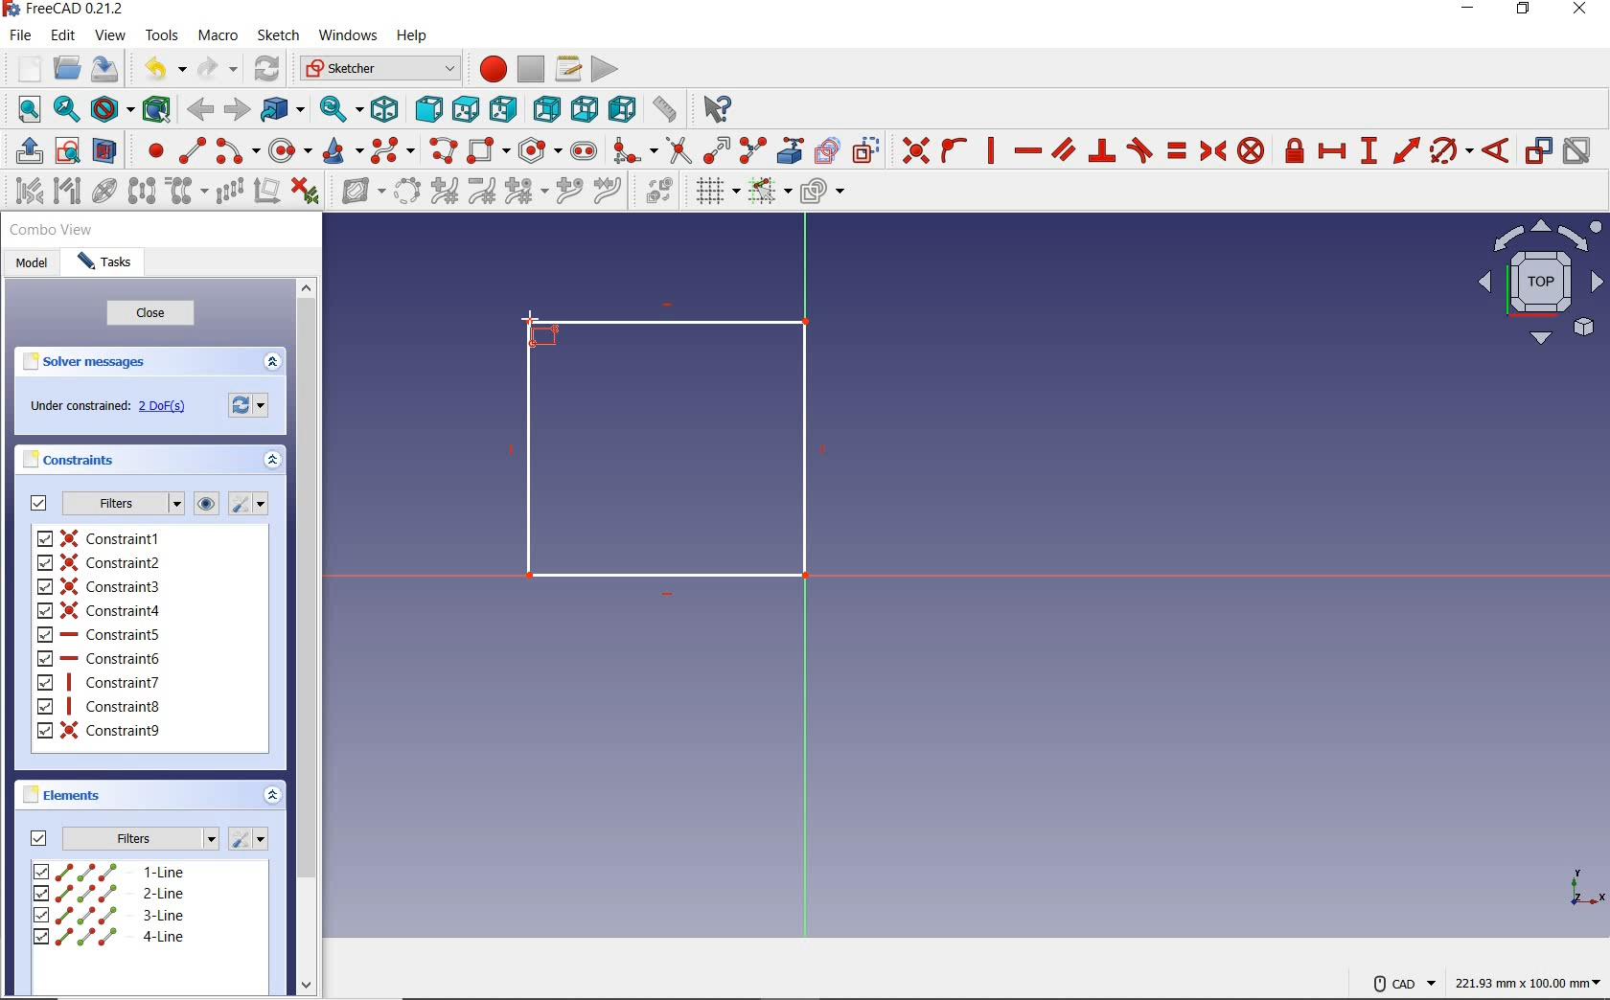  I want to click on constrain vertically, so click(993, 151).